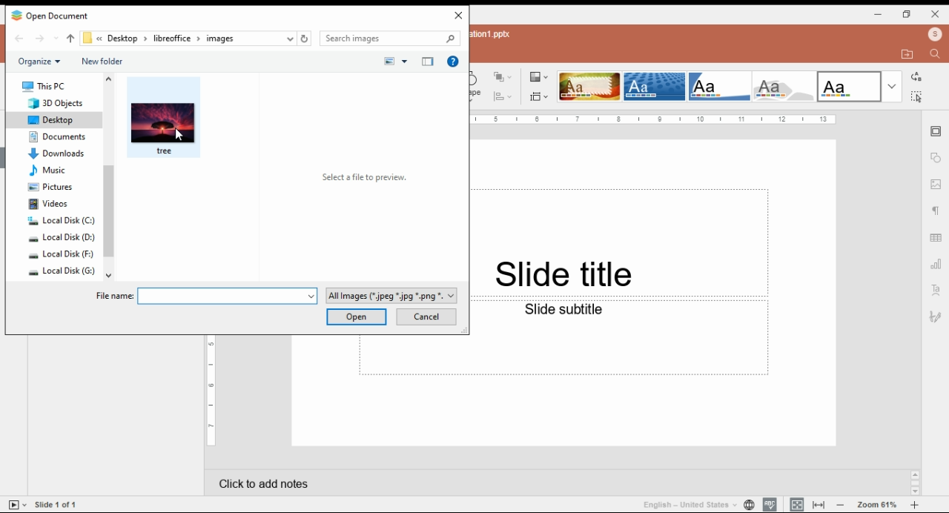  What do you see at coordinates (163, 118) in the screenshot?
I see `image file` at bounding box center [163, 118].